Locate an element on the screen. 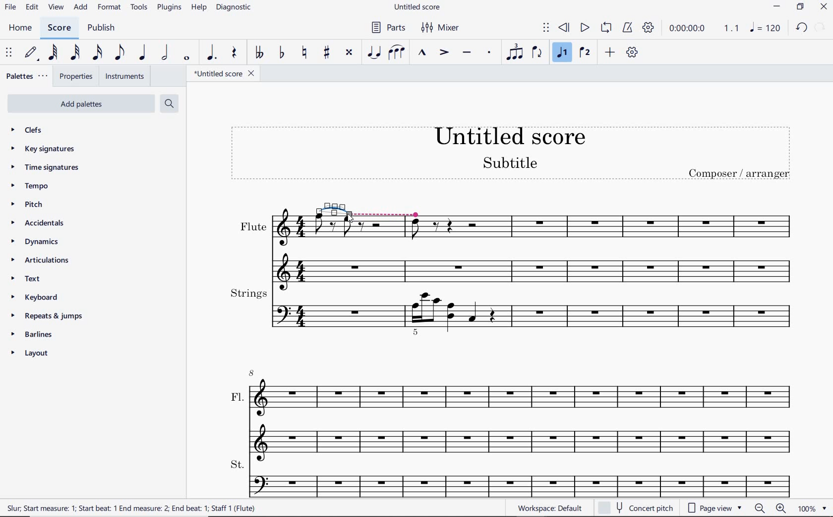  flute is located at coordinates (367, 251).